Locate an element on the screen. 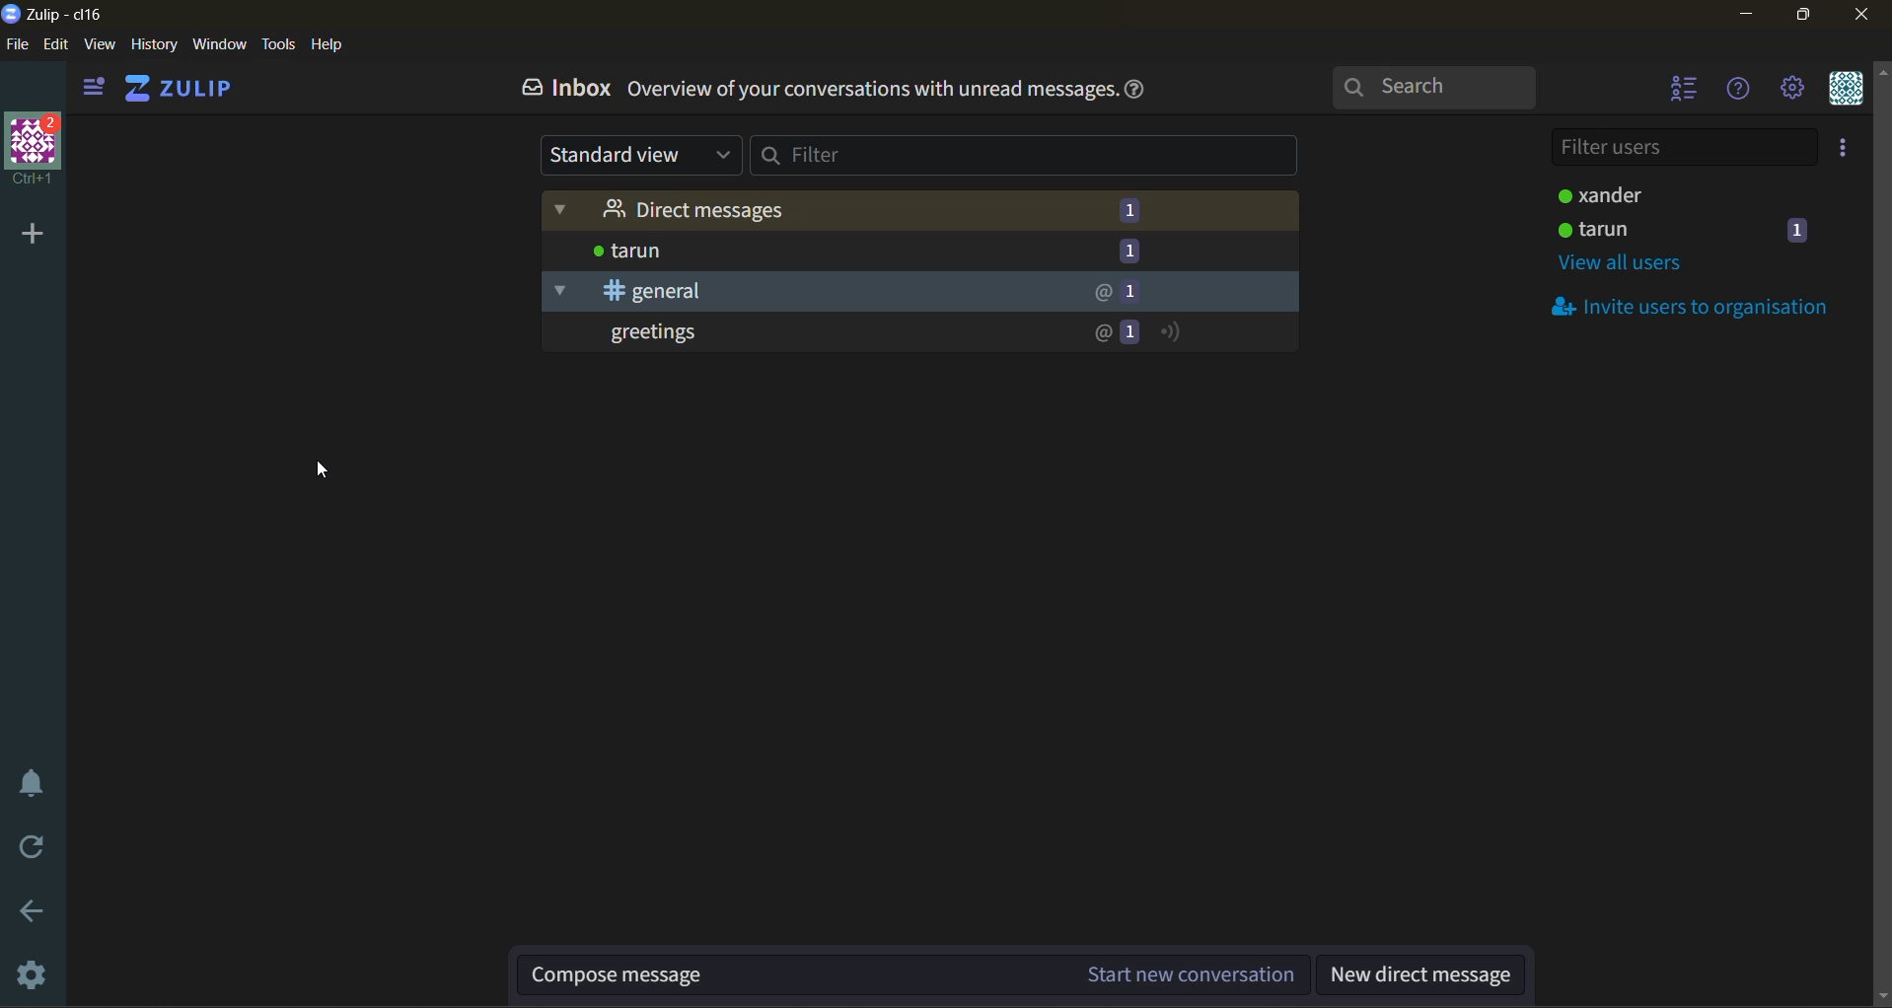 This screenshot has width=1892, height=1008. go back is located at coordinates (31, 915).